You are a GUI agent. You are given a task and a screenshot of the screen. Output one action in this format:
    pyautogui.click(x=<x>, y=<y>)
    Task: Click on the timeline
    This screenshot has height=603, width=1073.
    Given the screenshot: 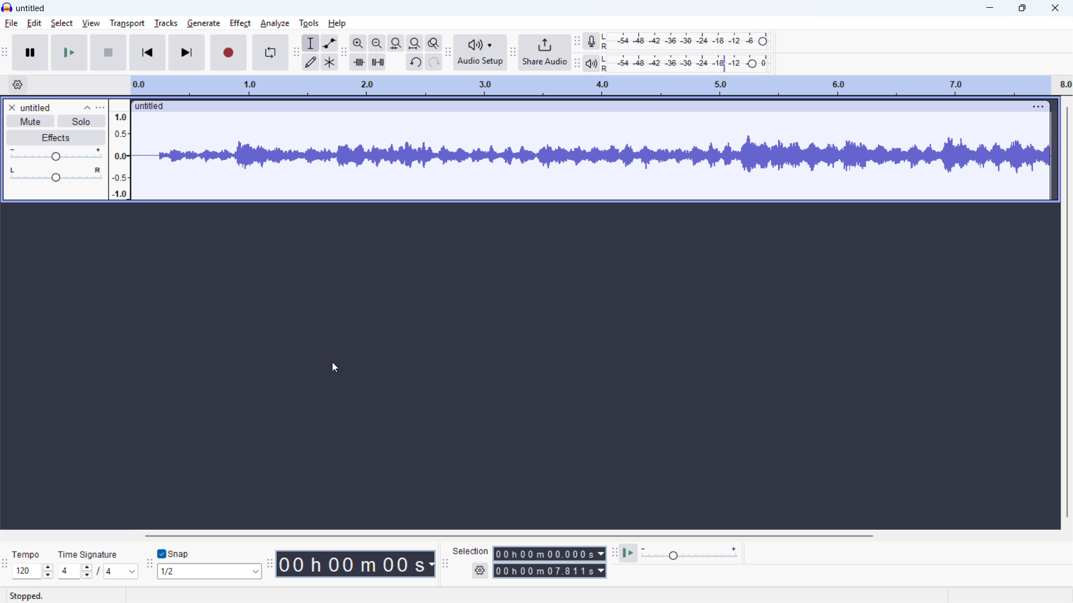 What is the action you would take?
    pyautogui.click(x=601, y=86)
    